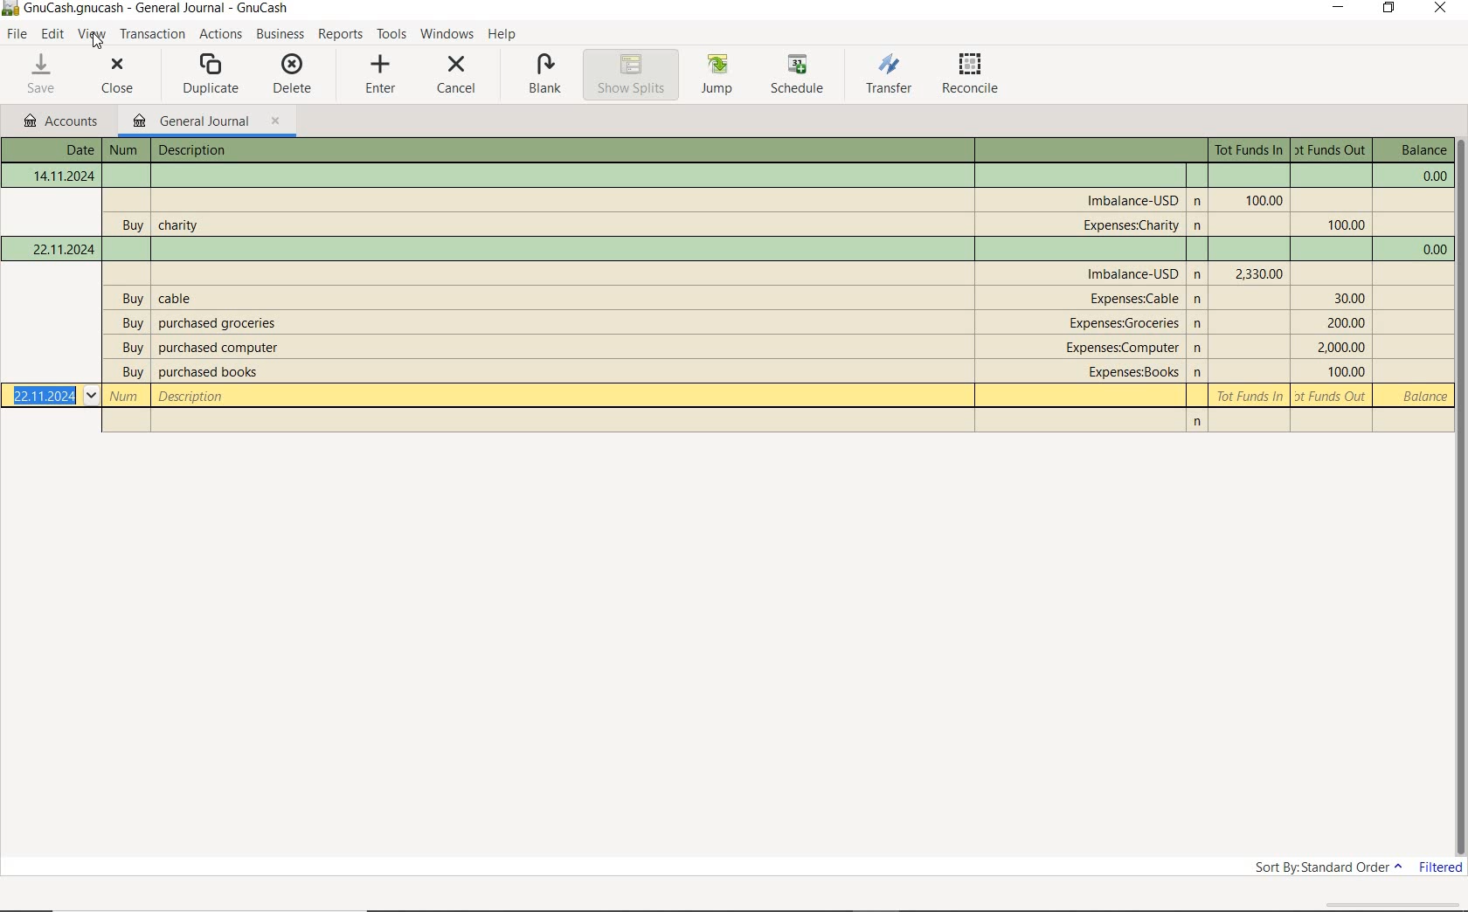 This screenshot has width=1468, height=912. I want to click on Tot Funds In, so click(1258, 273).